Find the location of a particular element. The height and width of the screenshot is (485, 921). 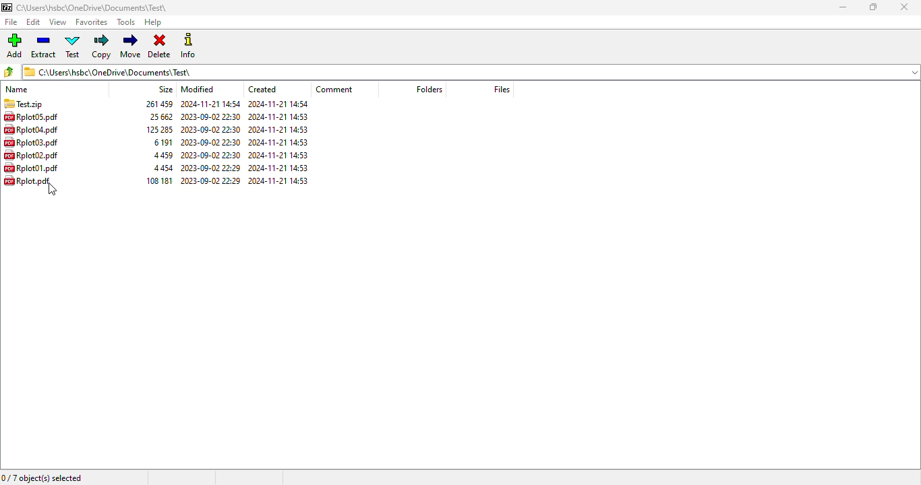

TEST.zip  is located at coordinates (22, 102).